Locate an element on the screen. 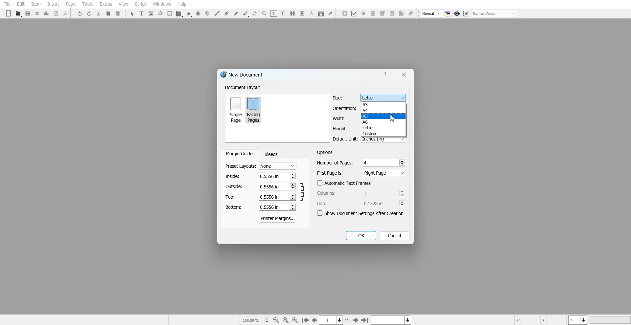 Image resolution: width=631 pixels, height=325 pixels. Number of Pages is located at coordinates (361, 162).